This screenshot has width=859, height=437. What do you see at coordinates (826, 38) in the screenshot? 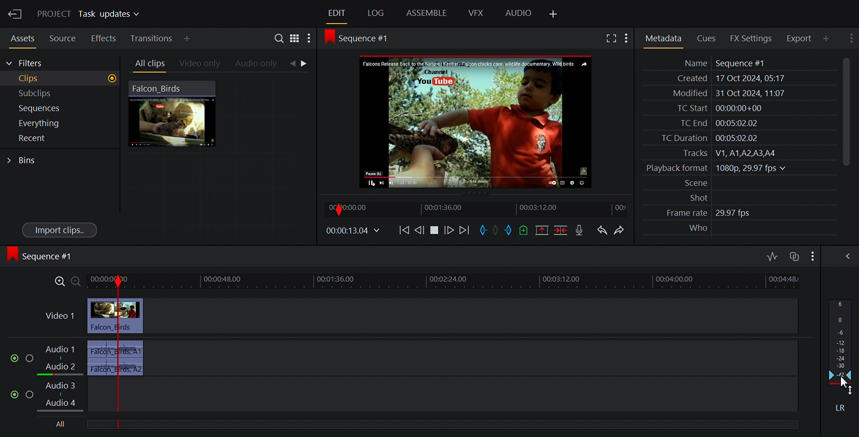
I see `Add Panel` at bounding box center [826, 38].